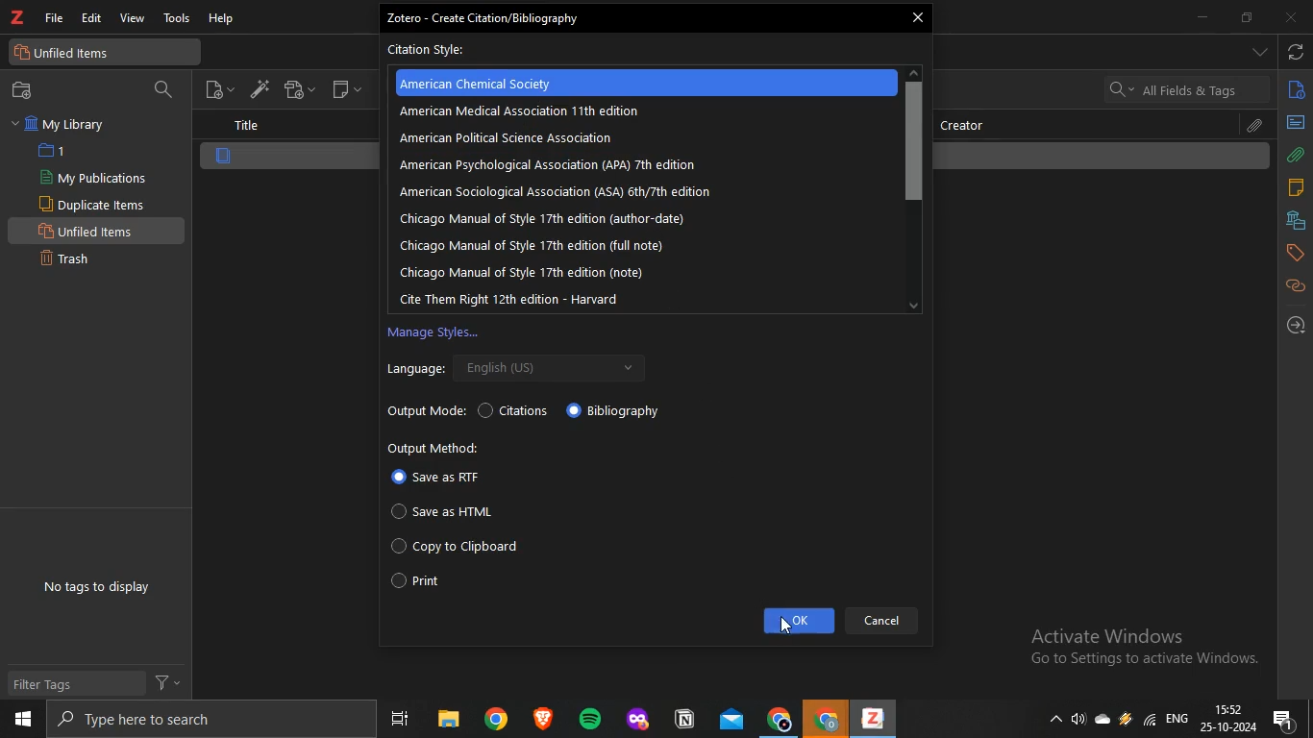 This screenshot has width=1313, height=738. What do you see at coordinates (56, 151) in the screenshot?
I see `1` at bounding box center [56, 151].